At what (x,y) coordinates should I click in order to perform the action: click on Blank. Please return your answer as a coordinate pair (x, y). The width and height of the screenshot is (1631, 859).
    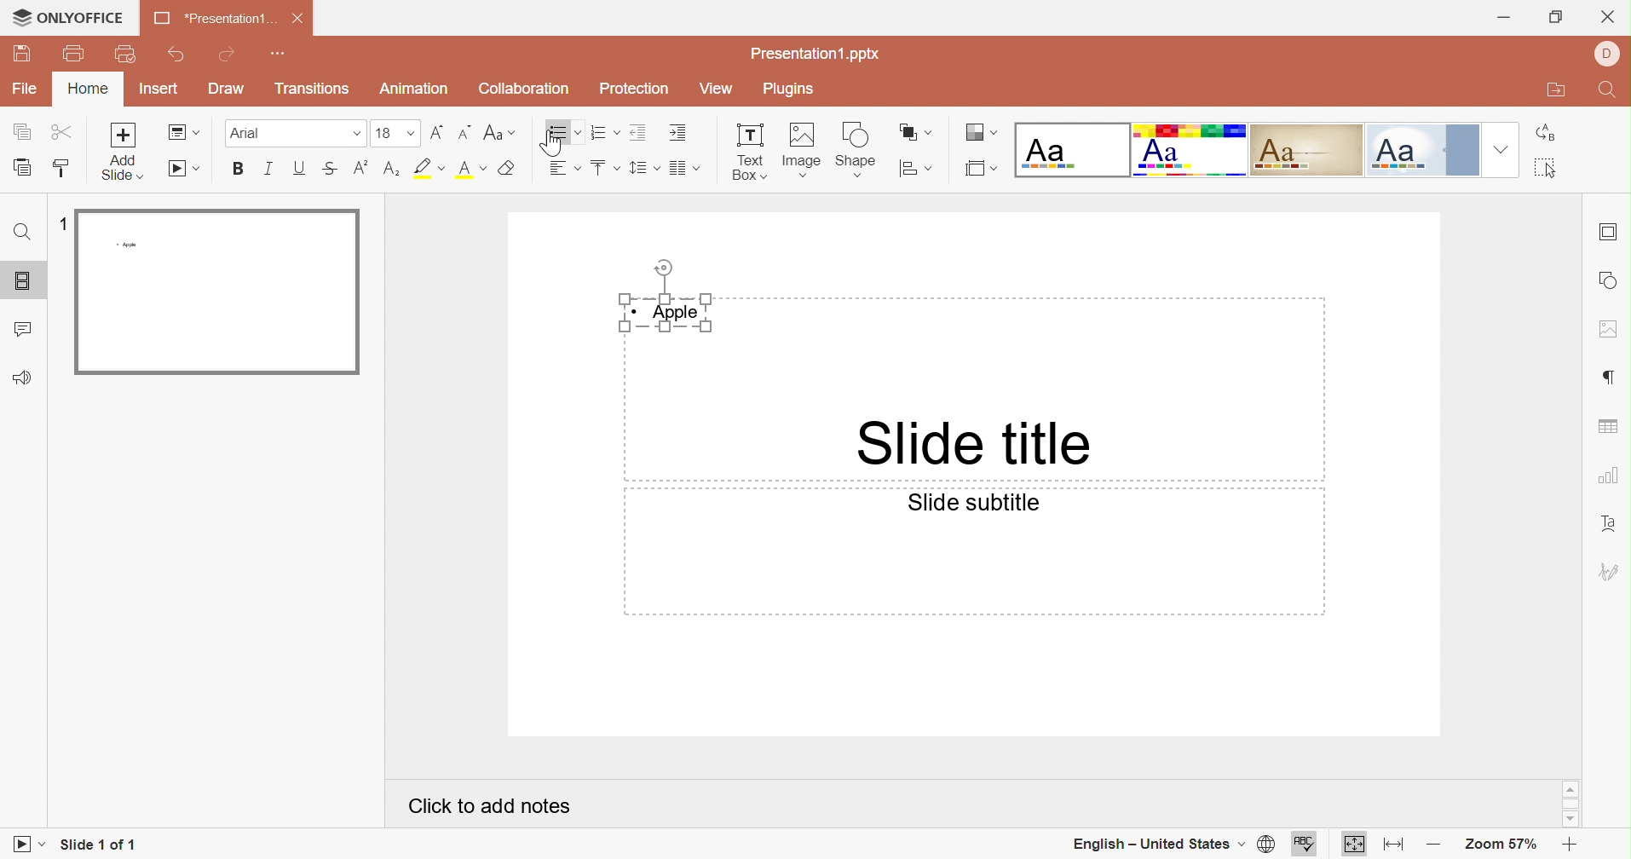
    Looking at the image, I should click on (1073, 150).